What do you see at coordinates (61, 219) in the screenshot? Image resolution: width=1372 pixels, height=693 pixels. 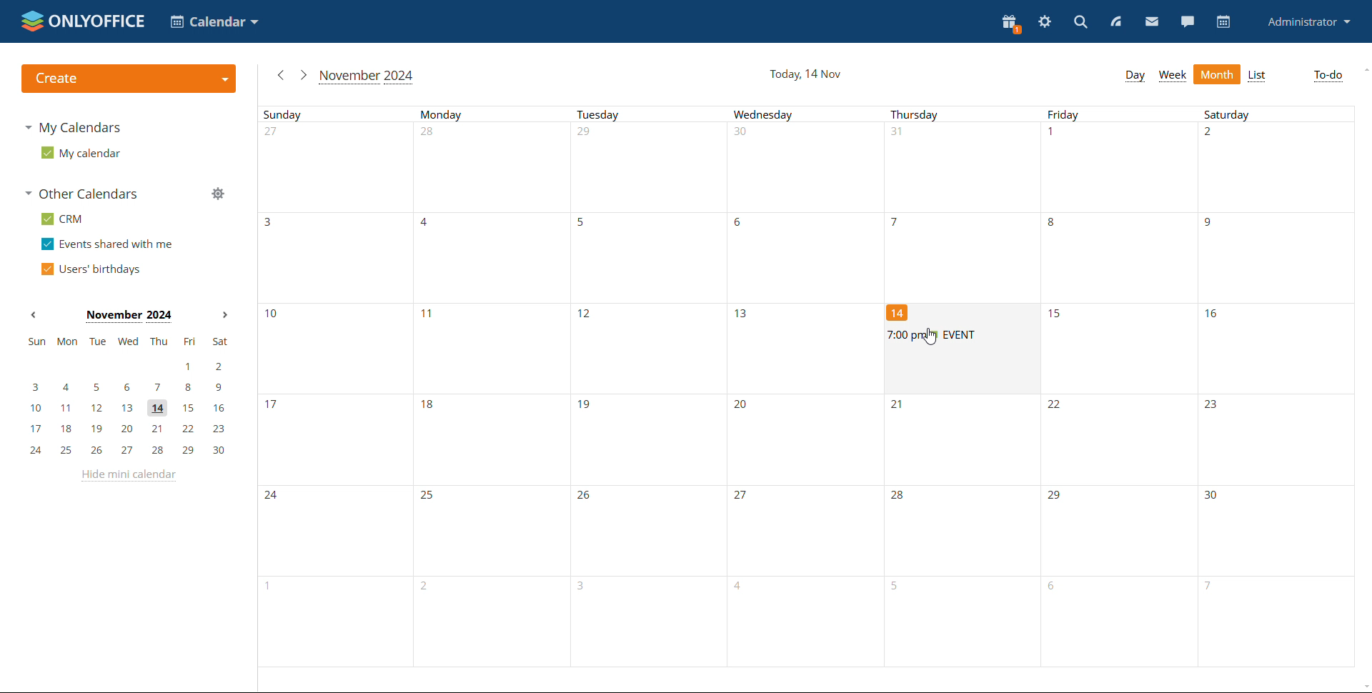 I see `crm` at bounding box center [61, 219].